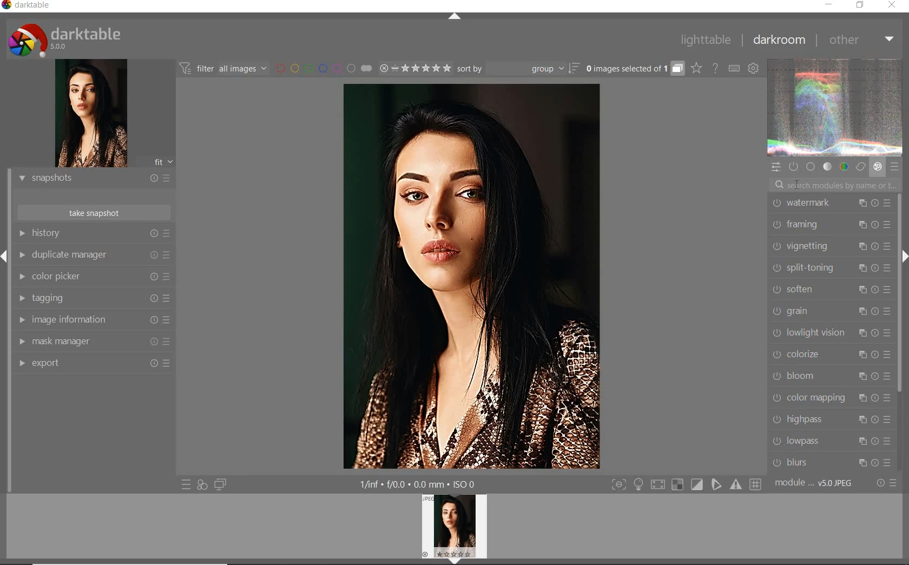 The width and height of the screenshot is (909, 565). I want to click on COLOR PICKER, so click(93, 278).